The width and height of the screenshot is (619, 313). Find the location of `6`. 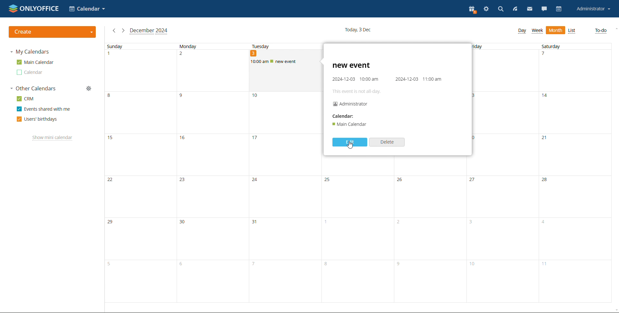

6 is located at coordinates (212, 281).